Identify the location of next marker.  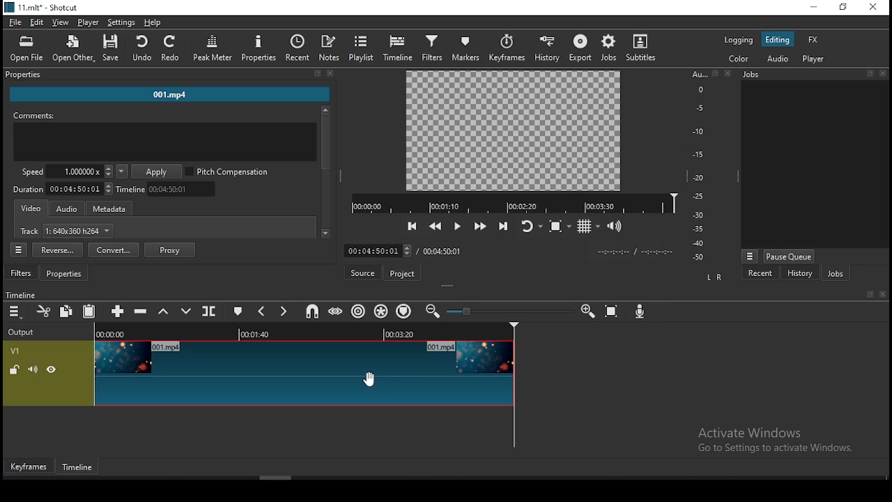
(285, 311).